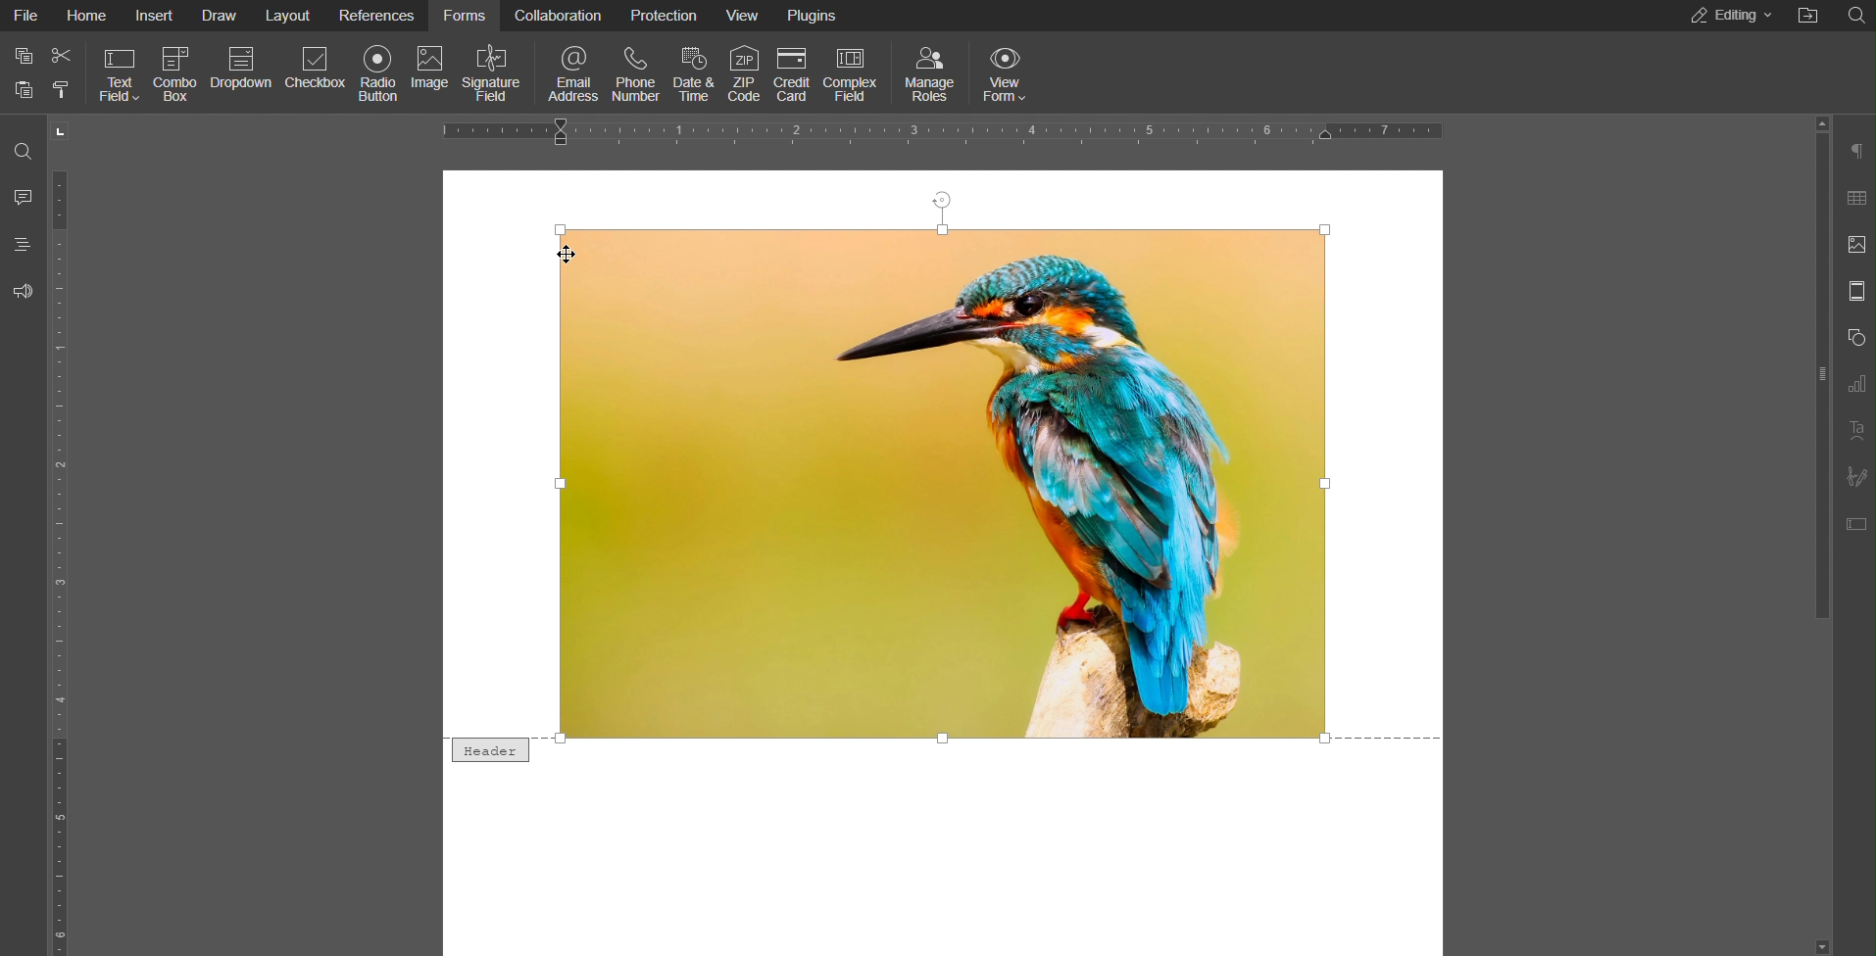 The width and height of the screenshot is (1876, 956). I want to click on Form Settings, so click(1853, 523).